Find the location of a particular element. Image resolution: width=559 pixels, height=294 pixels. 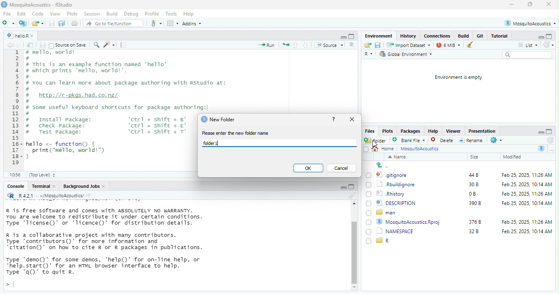

size is located at coordinates (480, 157).